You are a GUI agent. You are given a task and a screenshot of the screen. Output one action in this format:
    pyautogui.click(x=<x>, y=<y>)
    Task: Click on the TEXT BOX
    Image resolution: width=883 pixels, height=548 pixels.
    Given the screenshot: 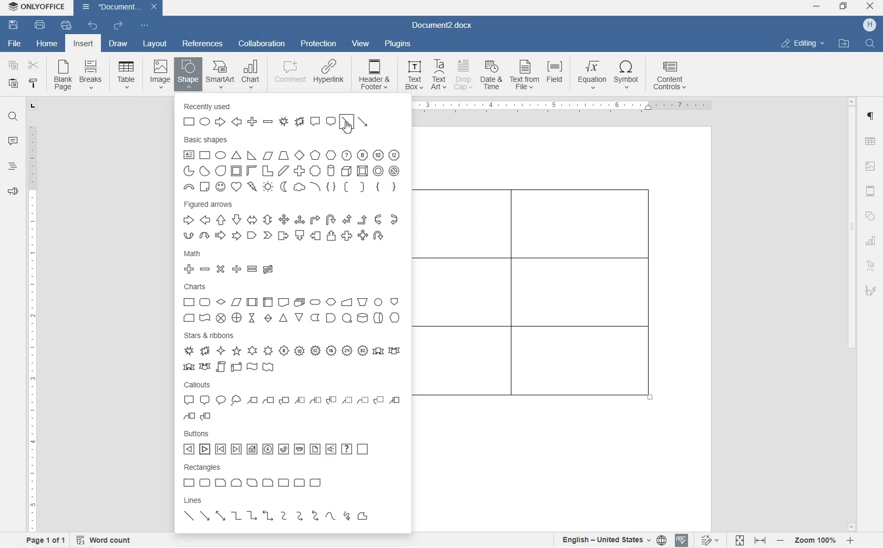 What is the action you would take?
    pyautogui.click(x=413, y=77)
    